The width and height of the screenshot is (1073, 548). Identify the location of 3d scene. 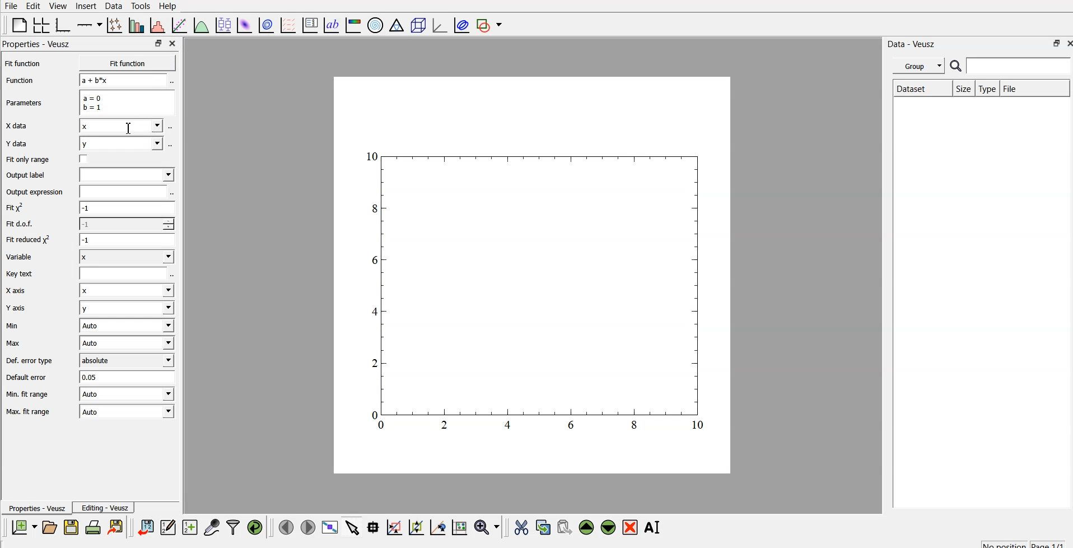
(418, 26).